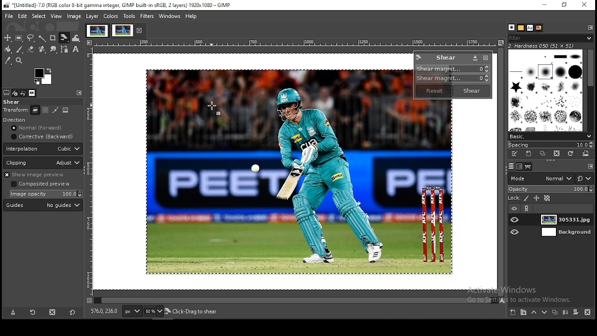 This screenshot has width=597, height=336. What do you see at coordinates (16, 111) in the screenshot?
I see `transform` at bounding box center [16, 111].